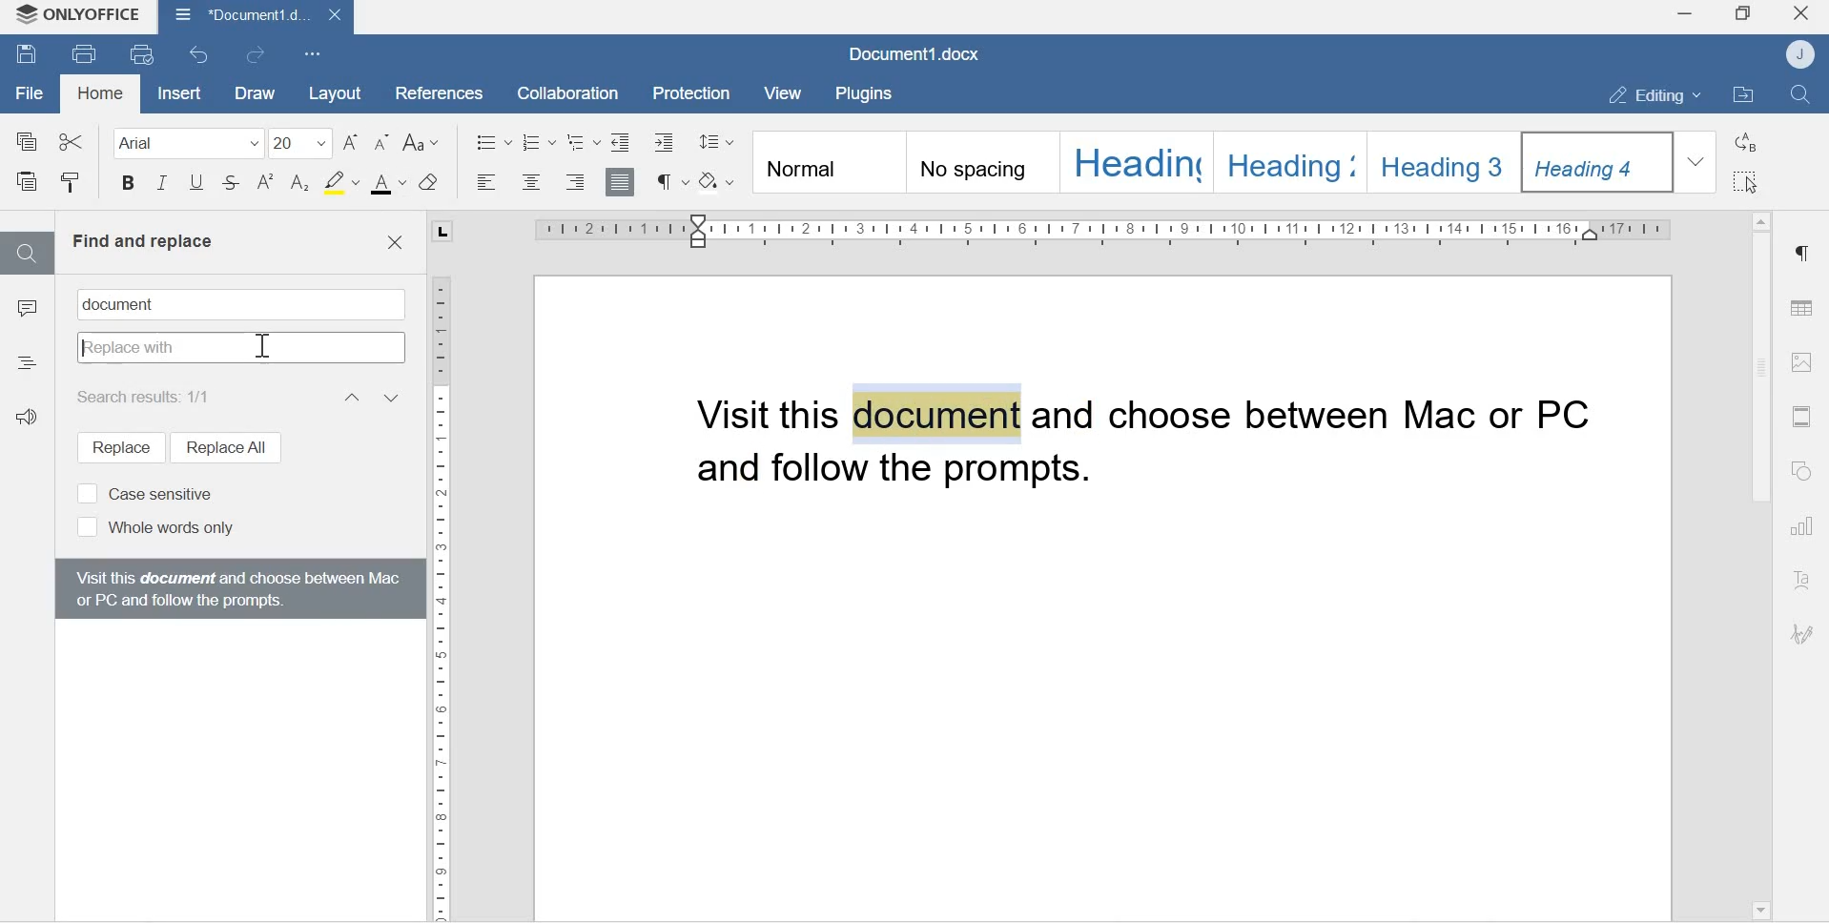 This screenshot has height=923, width=1829. Describe the element at coordinates (176, 93) in the screenshot. I see `Insert` at that location.